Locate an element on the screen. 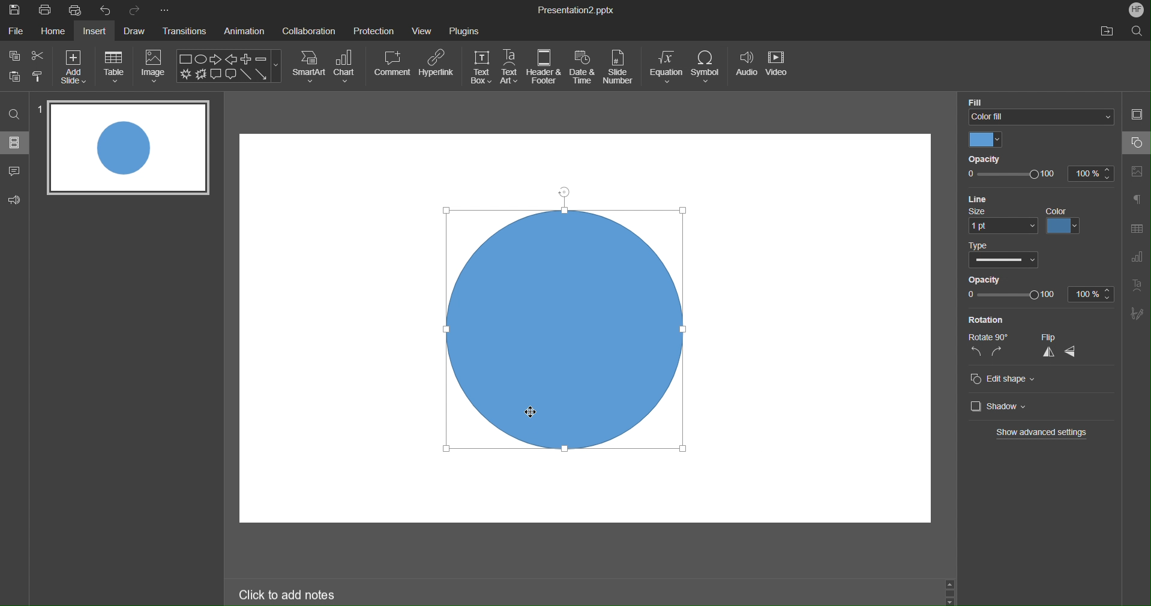 The image size is (1151, 606). Equation is located at coordinates (666, 67).